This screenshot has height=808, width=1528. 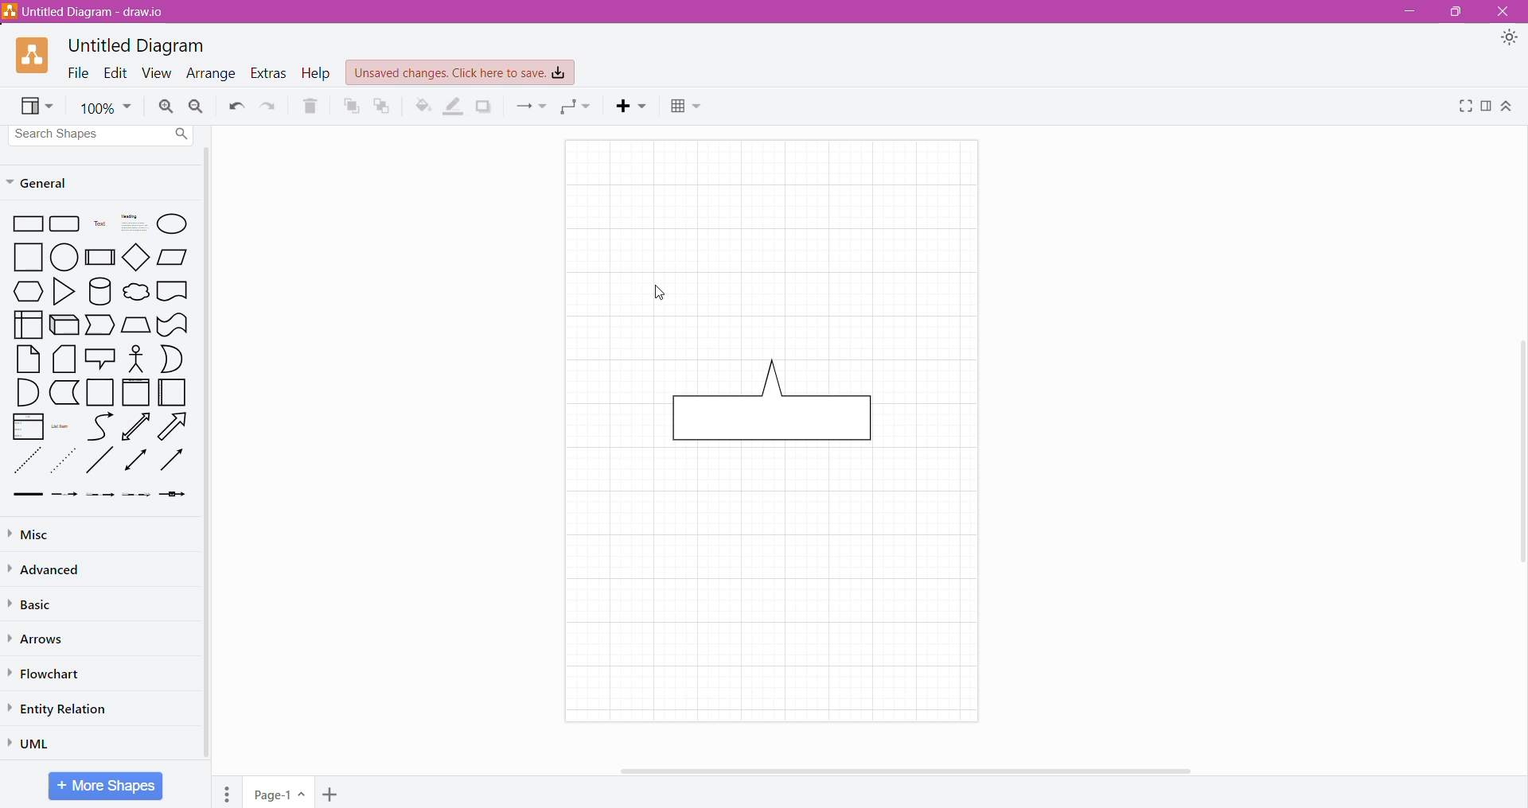 I want to click on Curved Line, so click(x=99, y=425).